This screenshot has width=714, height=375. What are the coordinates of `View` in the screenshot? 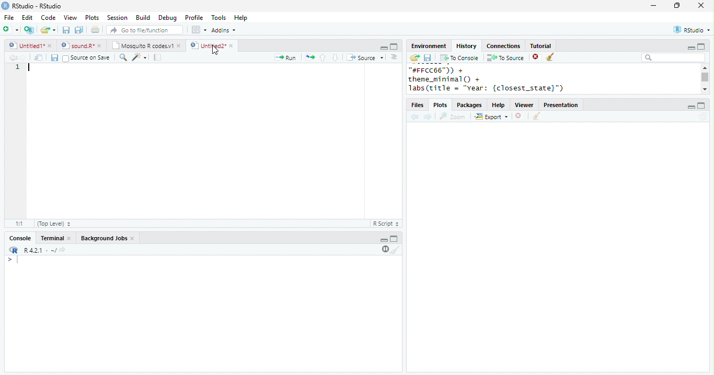 It's located at (70, 18).